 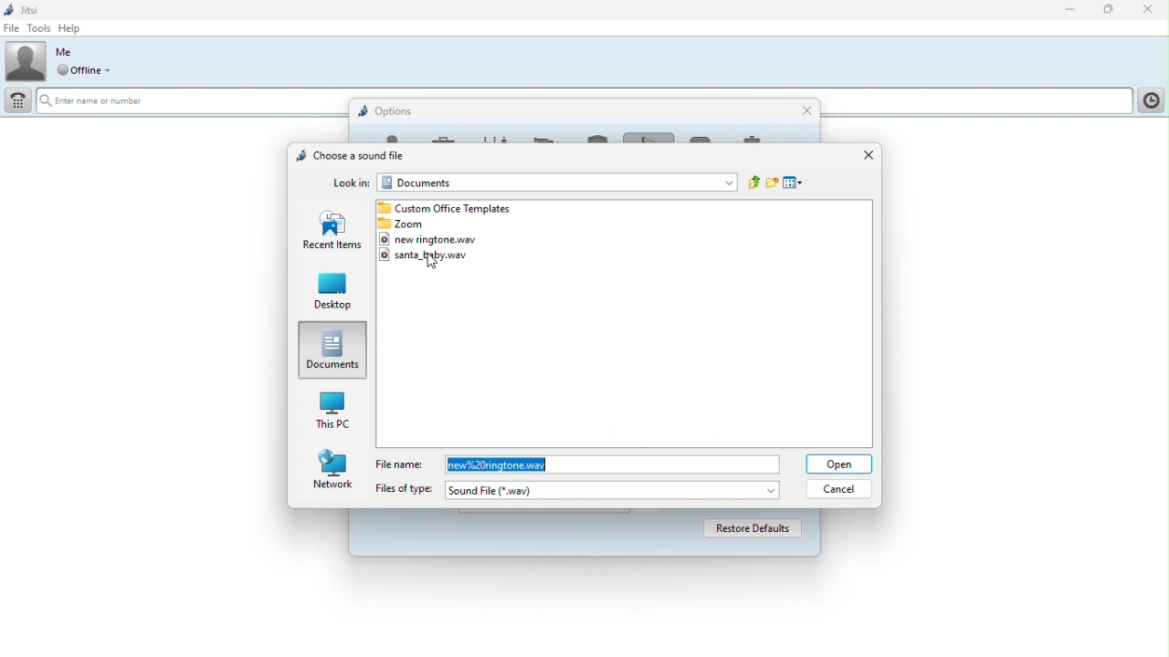 What do you see at coordinates (38, 28) in the screenshot?
I see `Tools` at bounding box center [38, 28].